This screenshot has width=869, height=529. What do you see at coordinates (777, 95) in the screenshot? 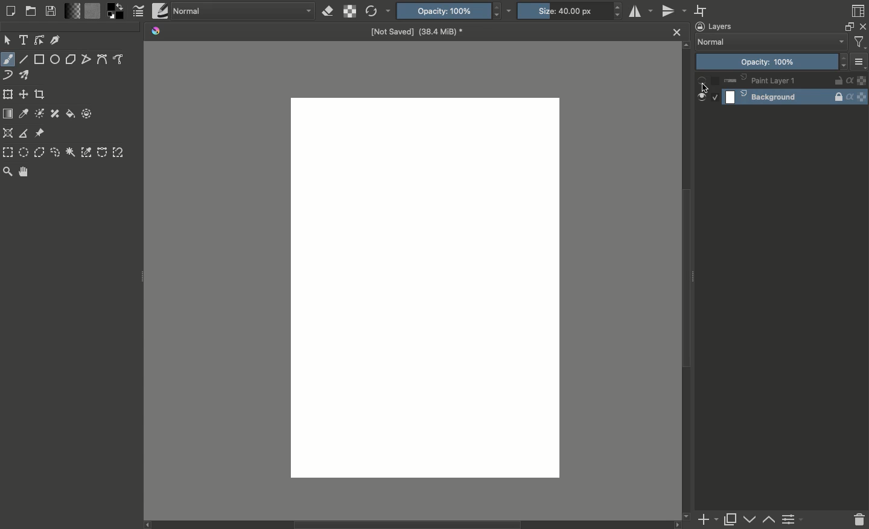
I see `Background layer` at bounding box center [777, 95].